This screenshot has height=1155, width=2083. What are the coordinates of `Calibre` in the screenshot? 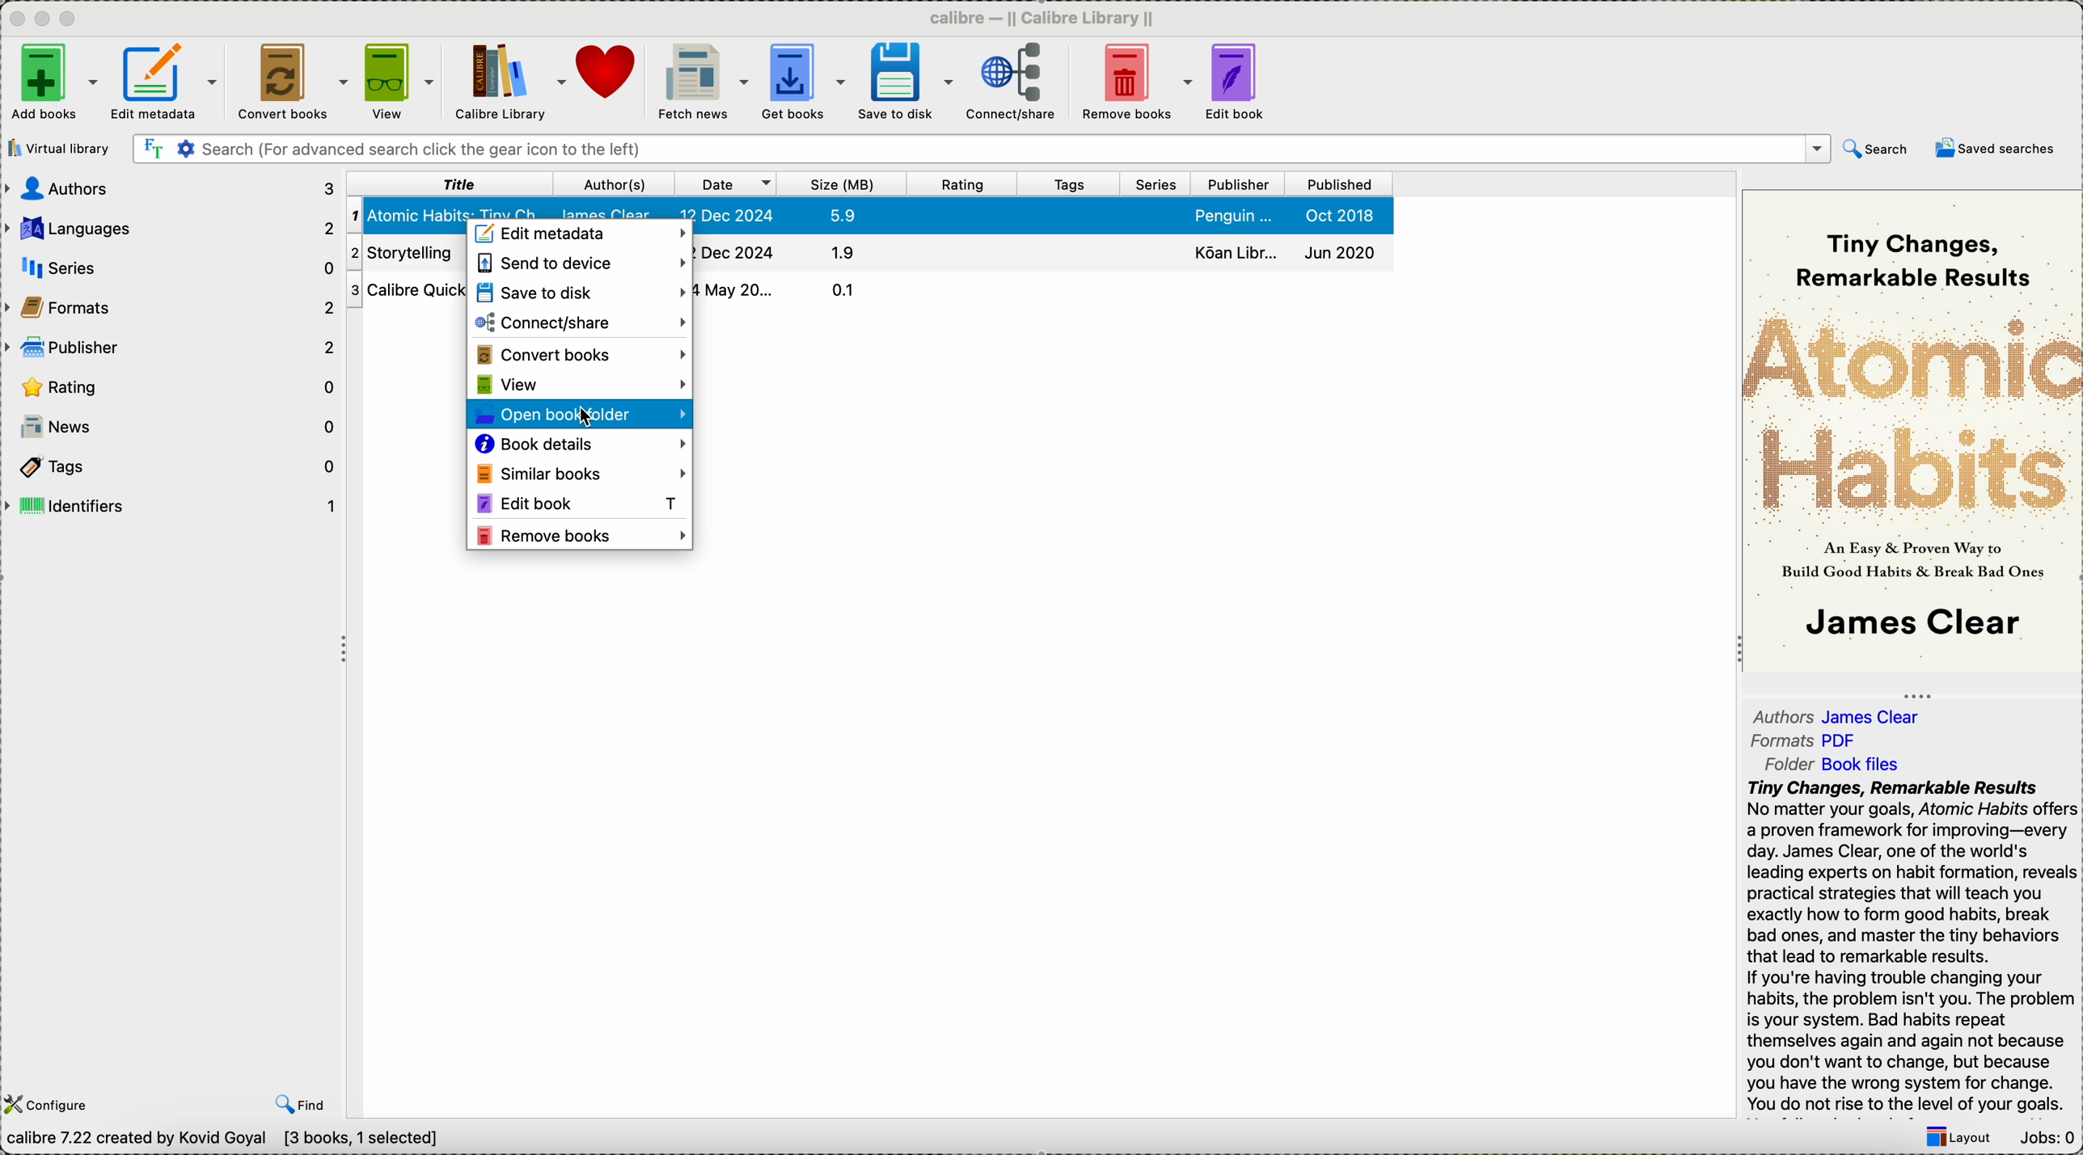 It's located at (1049, 17).